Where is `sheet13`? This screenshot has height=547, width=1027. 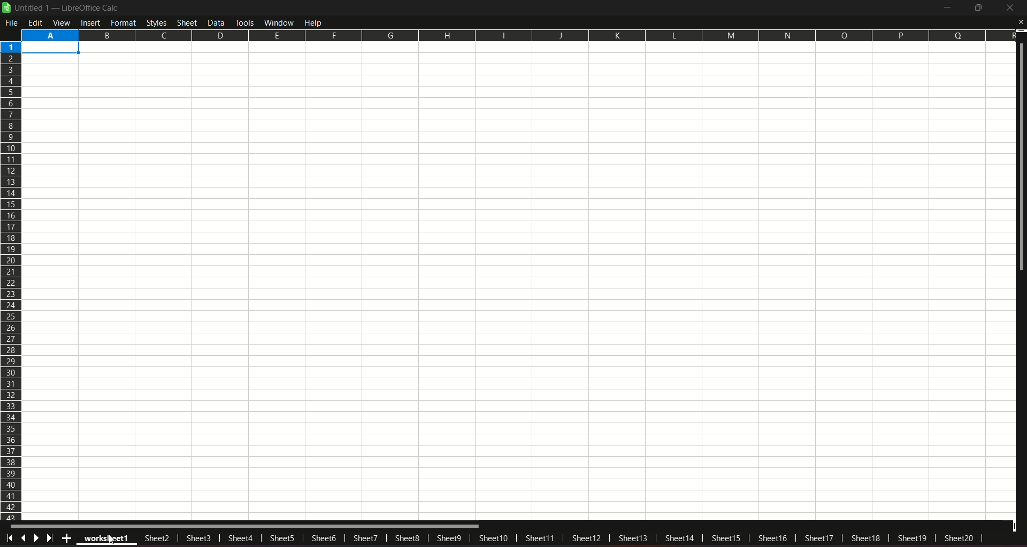 sheet13 is located at coordinates (633, 537).